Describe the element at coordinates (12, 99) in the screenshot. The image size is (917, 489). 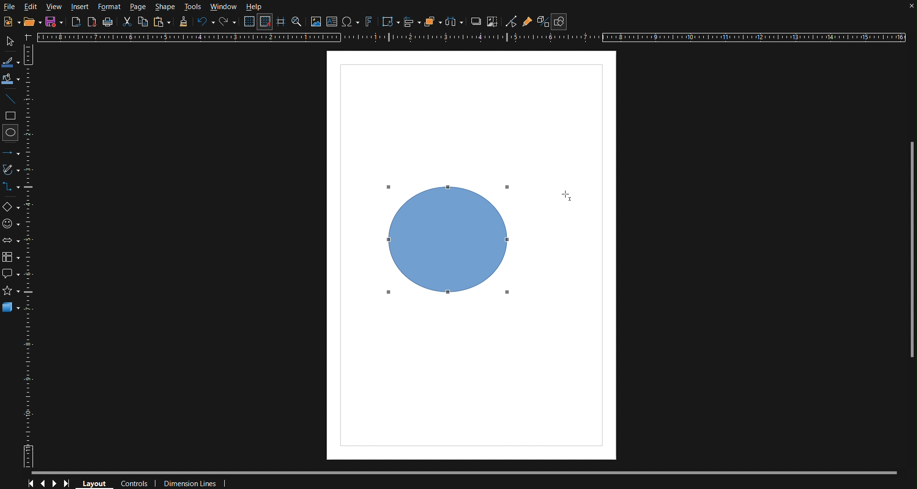
I see `Line` at that location.